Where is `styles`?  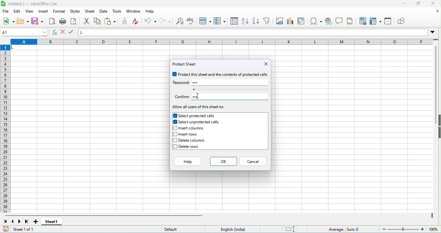 styles is located at coordinates (75, 12).